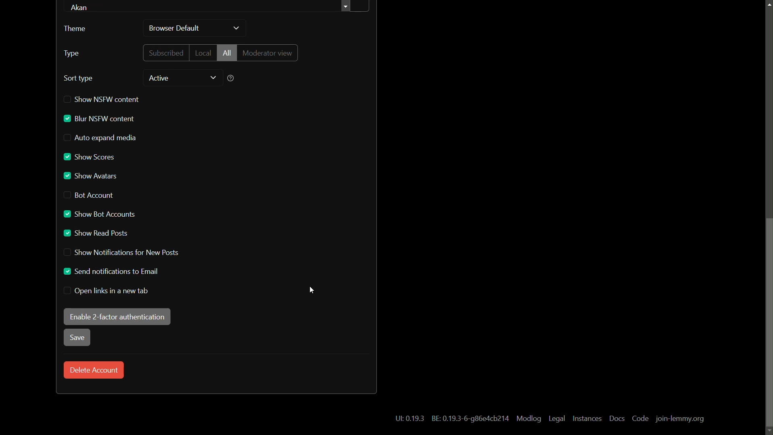 The height and width of the screenshot is (435, 773). Describe the element at coordinates (268, 53) in the screenshot. I see `moderator view` at that location.